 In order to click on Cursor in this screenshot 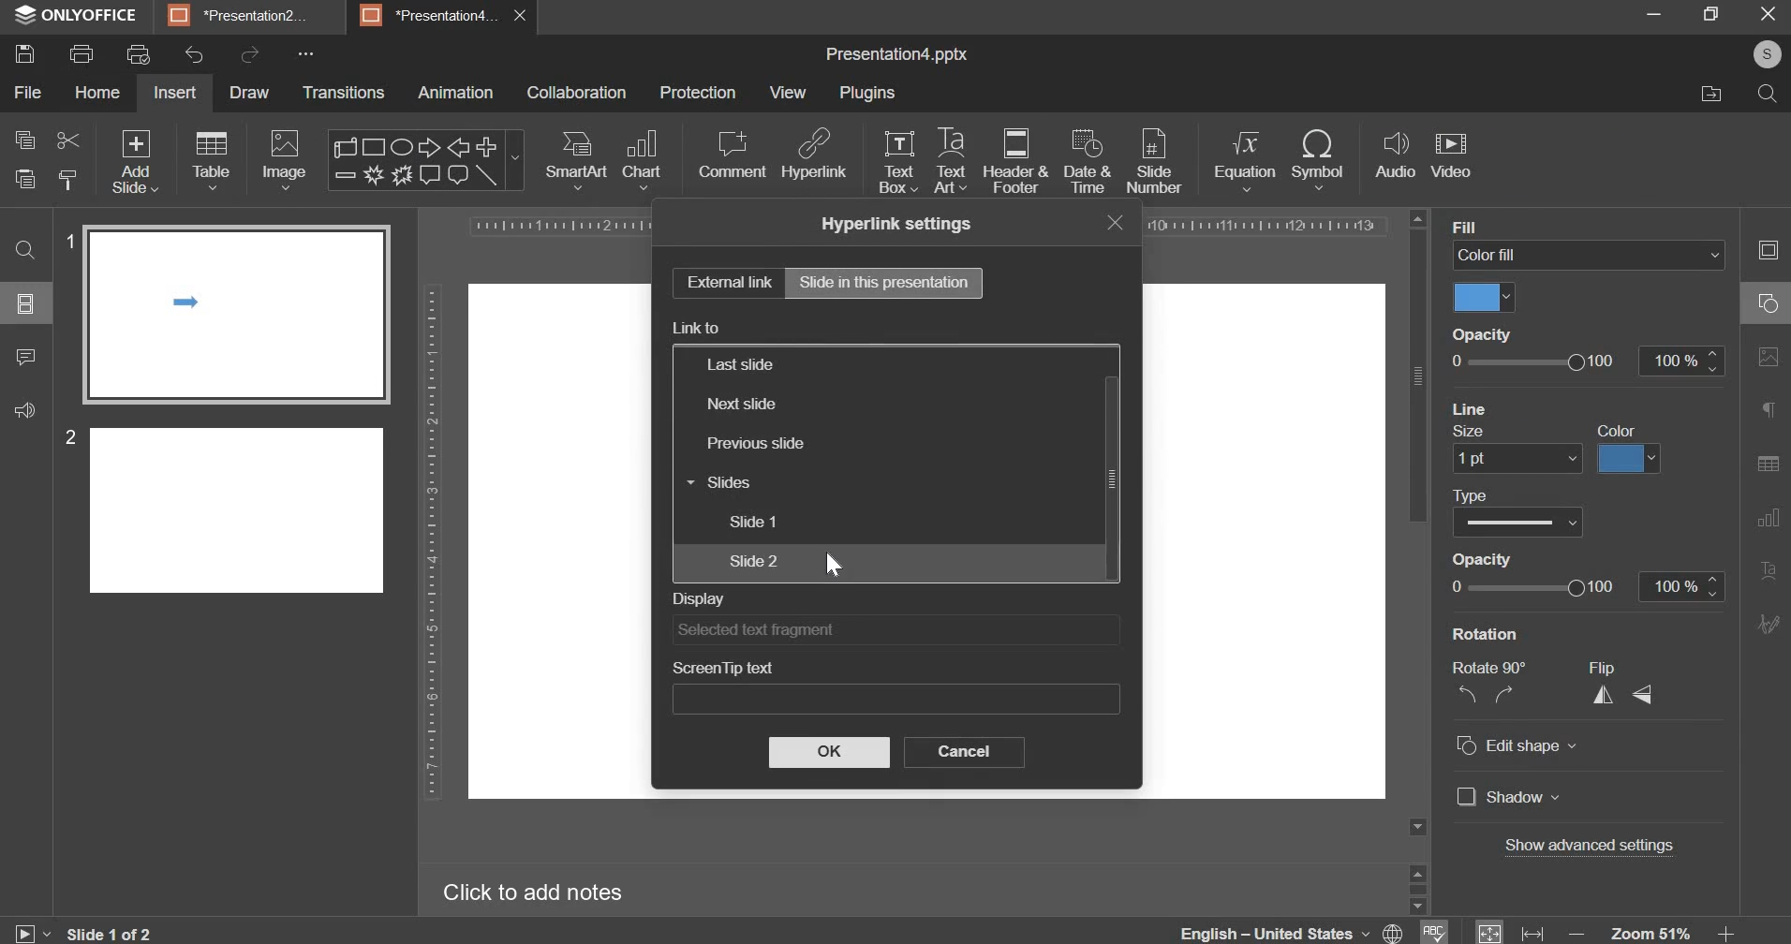, I will do `click(834, 568)`.